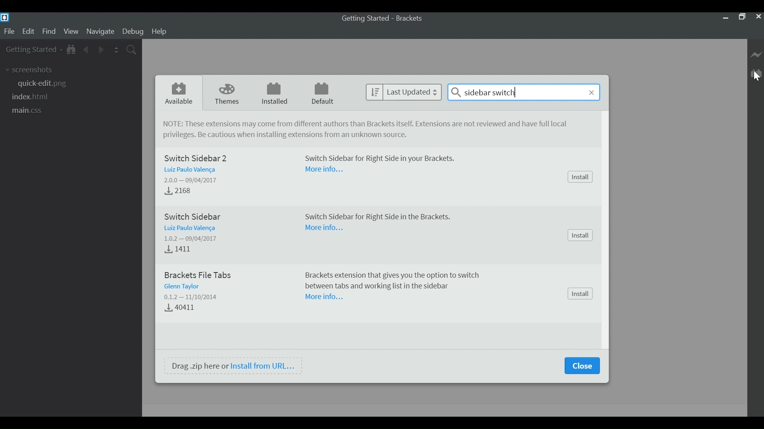 The image size is (764, 429). What do you see at coordinates (581, 235) in the screenshot?
I see `Install` at bounding box center [581, 235].